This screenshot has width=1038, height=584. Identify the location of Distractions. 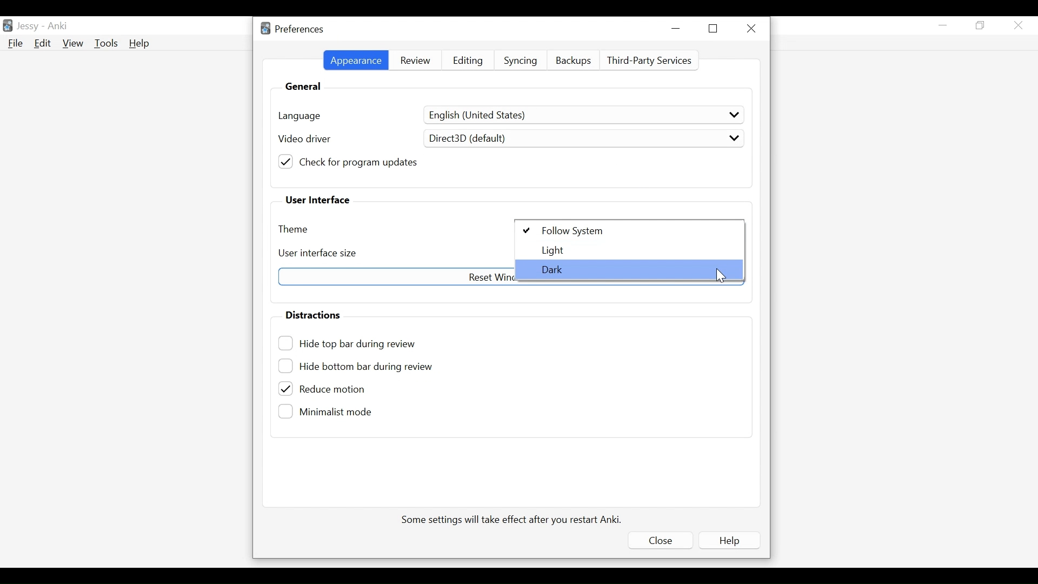
(313, 314).